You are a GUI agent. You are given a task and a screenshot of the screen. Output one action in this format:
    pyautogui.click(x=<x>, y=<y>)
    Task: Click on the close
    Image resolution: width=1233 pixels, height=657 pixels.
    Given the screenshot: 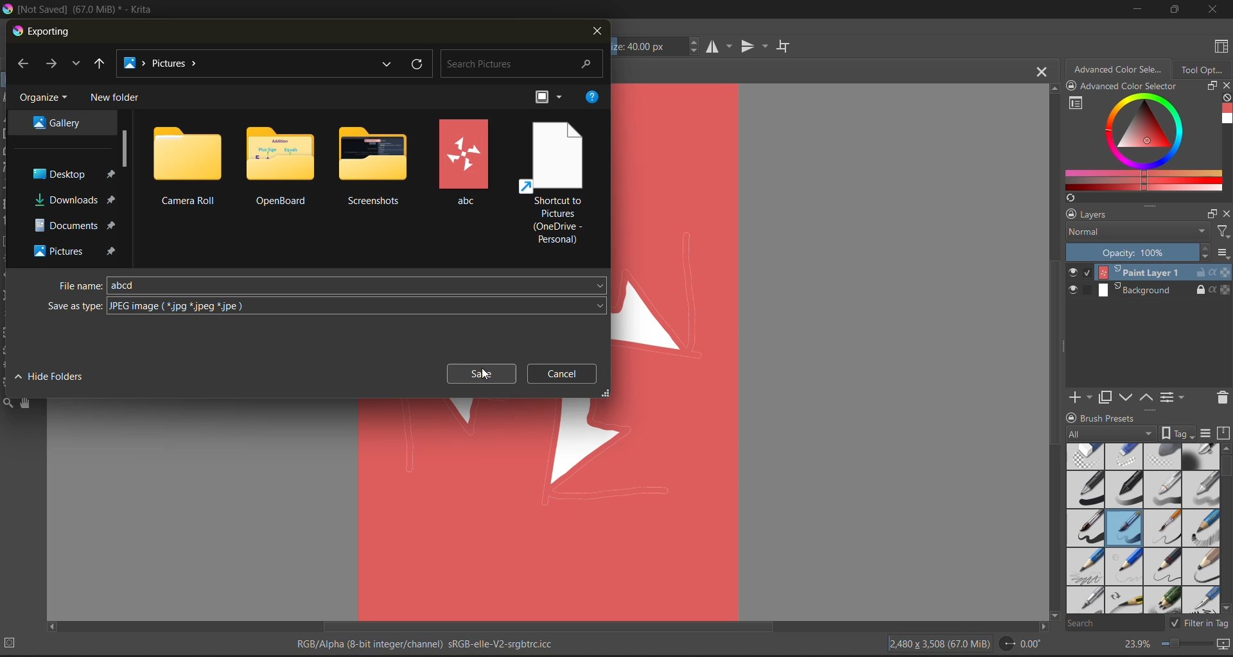 What is the action you would take?
    pyautogui.click(x=1212, y=11)
    